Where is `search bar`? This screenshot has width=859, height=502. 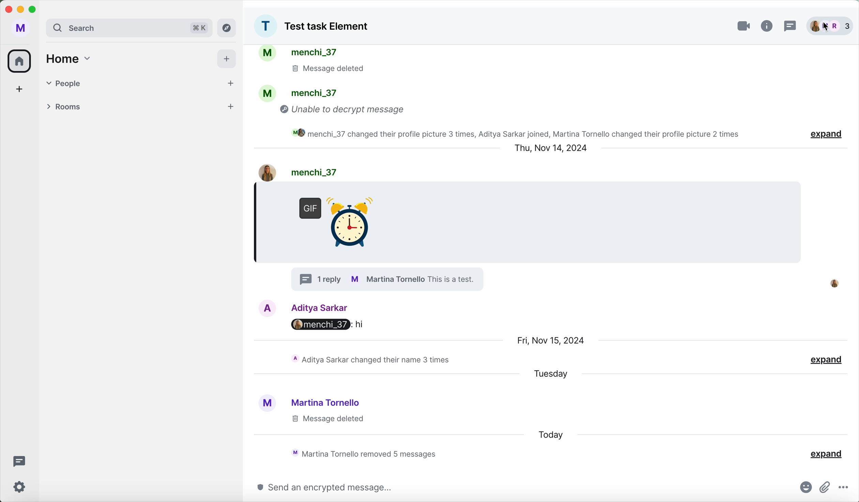 search bar is located at coordinates (111, 28).